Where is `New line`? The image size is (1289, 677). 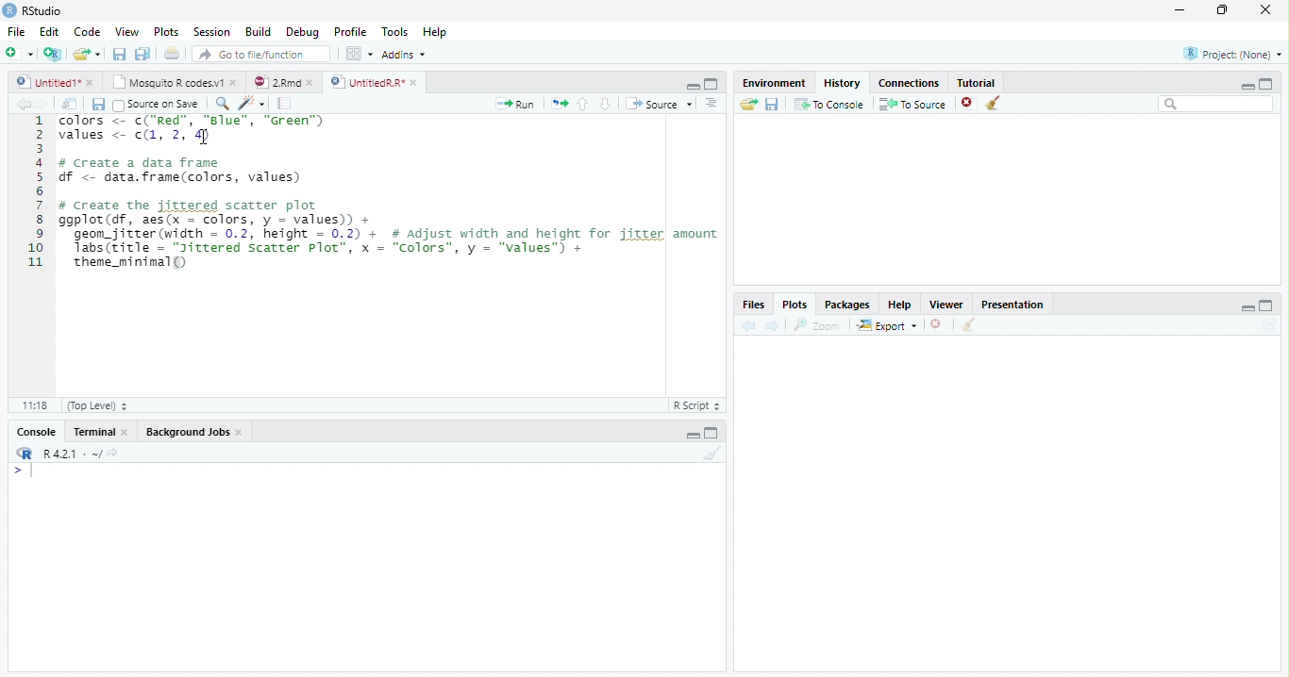
New line is located at coordinates (23, 471).